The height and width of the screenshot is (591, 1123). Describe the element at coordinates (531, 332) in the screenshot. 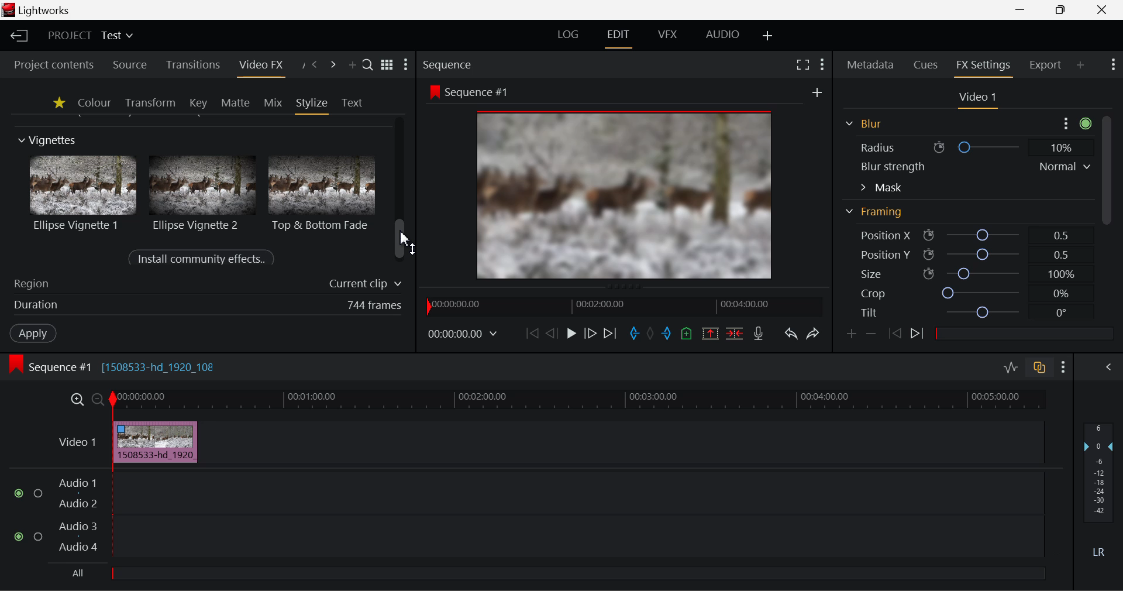

I see `To Start` at that location.